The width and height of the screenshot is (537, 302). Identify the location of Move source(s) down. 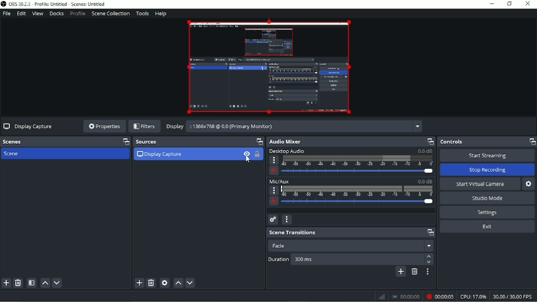
(190, 283).